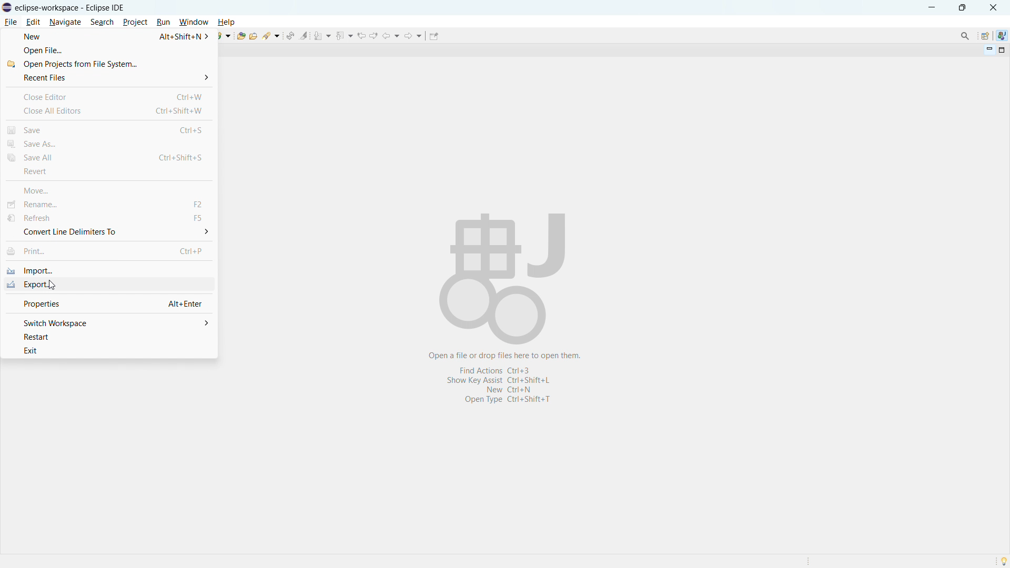 This screenshot has width=1010, height=568. I want to click on window, so click(194, 22).